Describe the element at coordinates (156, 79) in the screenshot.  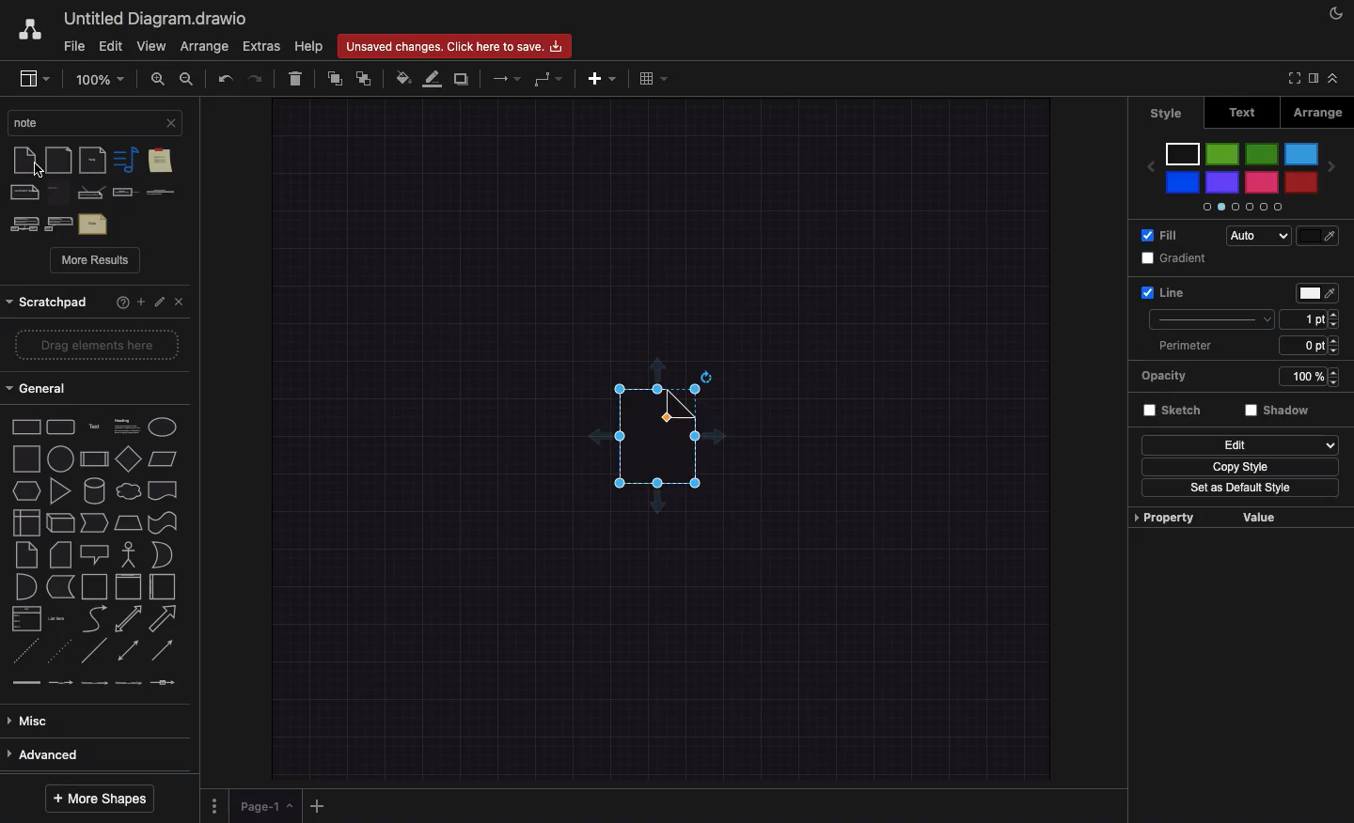
I see `Zoom in` at that location.